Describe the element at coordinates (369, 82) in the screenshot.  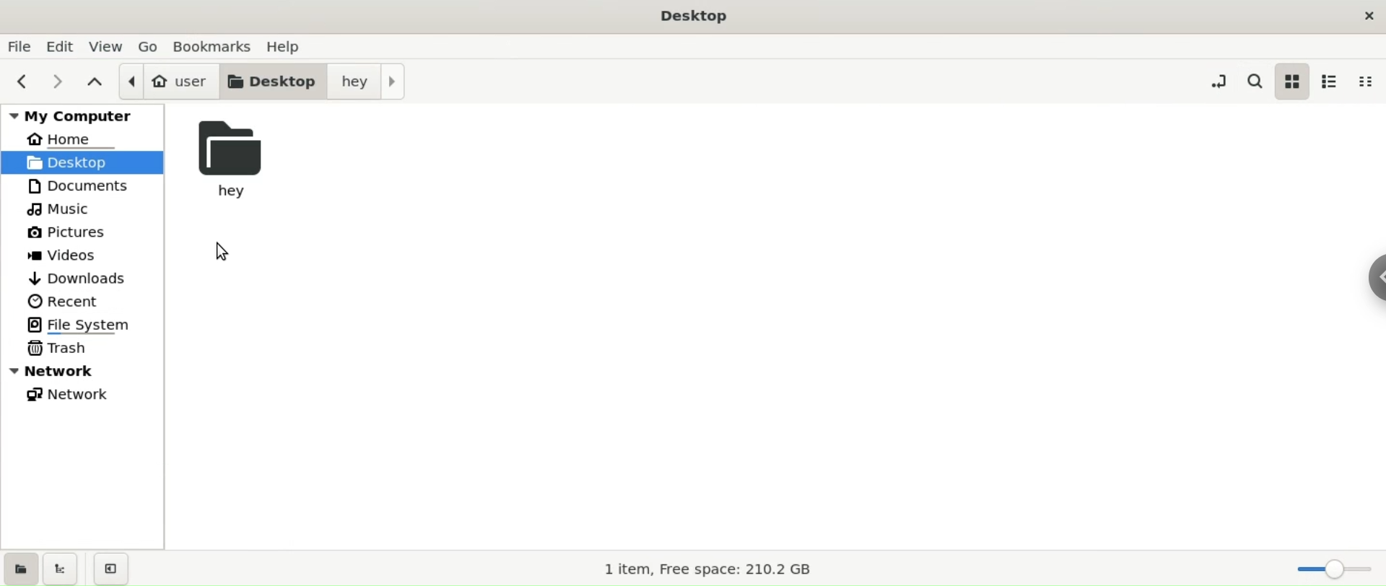
I see `hey` at that location.